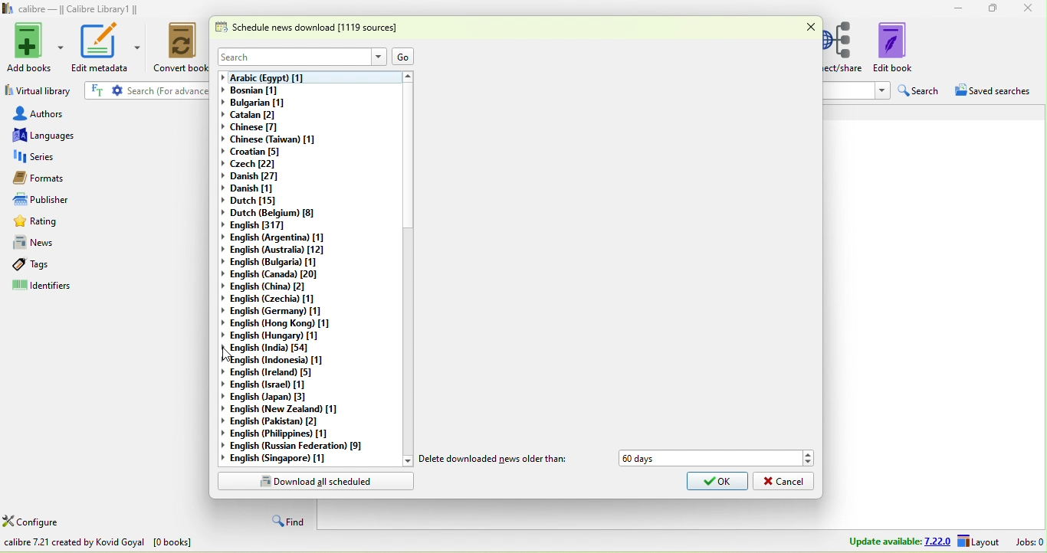 This screenshot has width=1047, height=553. Describe the element at coordinates (717, 481) in the screenshot. I see `ok` at that location.